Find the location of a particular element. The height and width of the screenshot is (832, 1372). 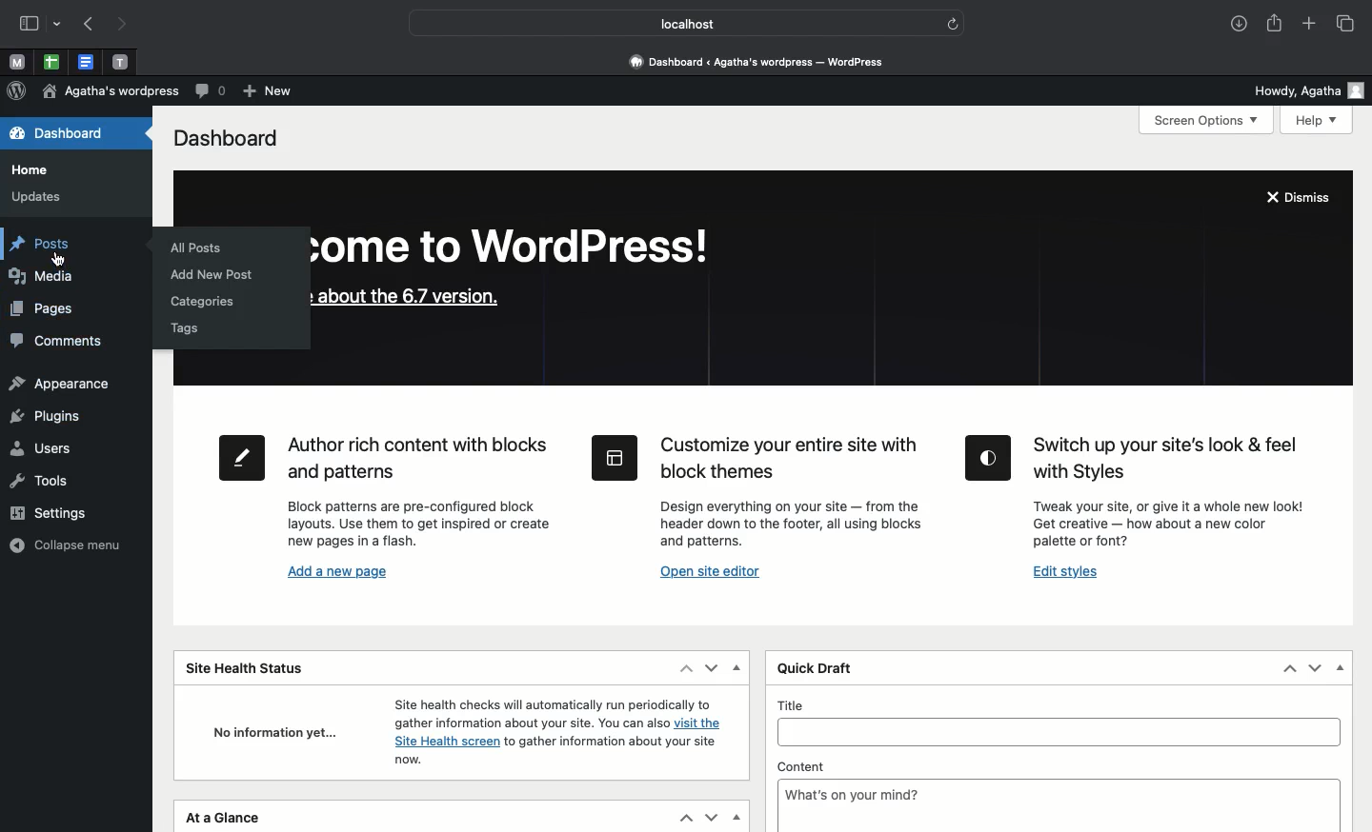

Customize your entire site with block themes Design everything on your site — from the header down to the footer, all using blocks and patterns. is located at coordinates (756, 488).